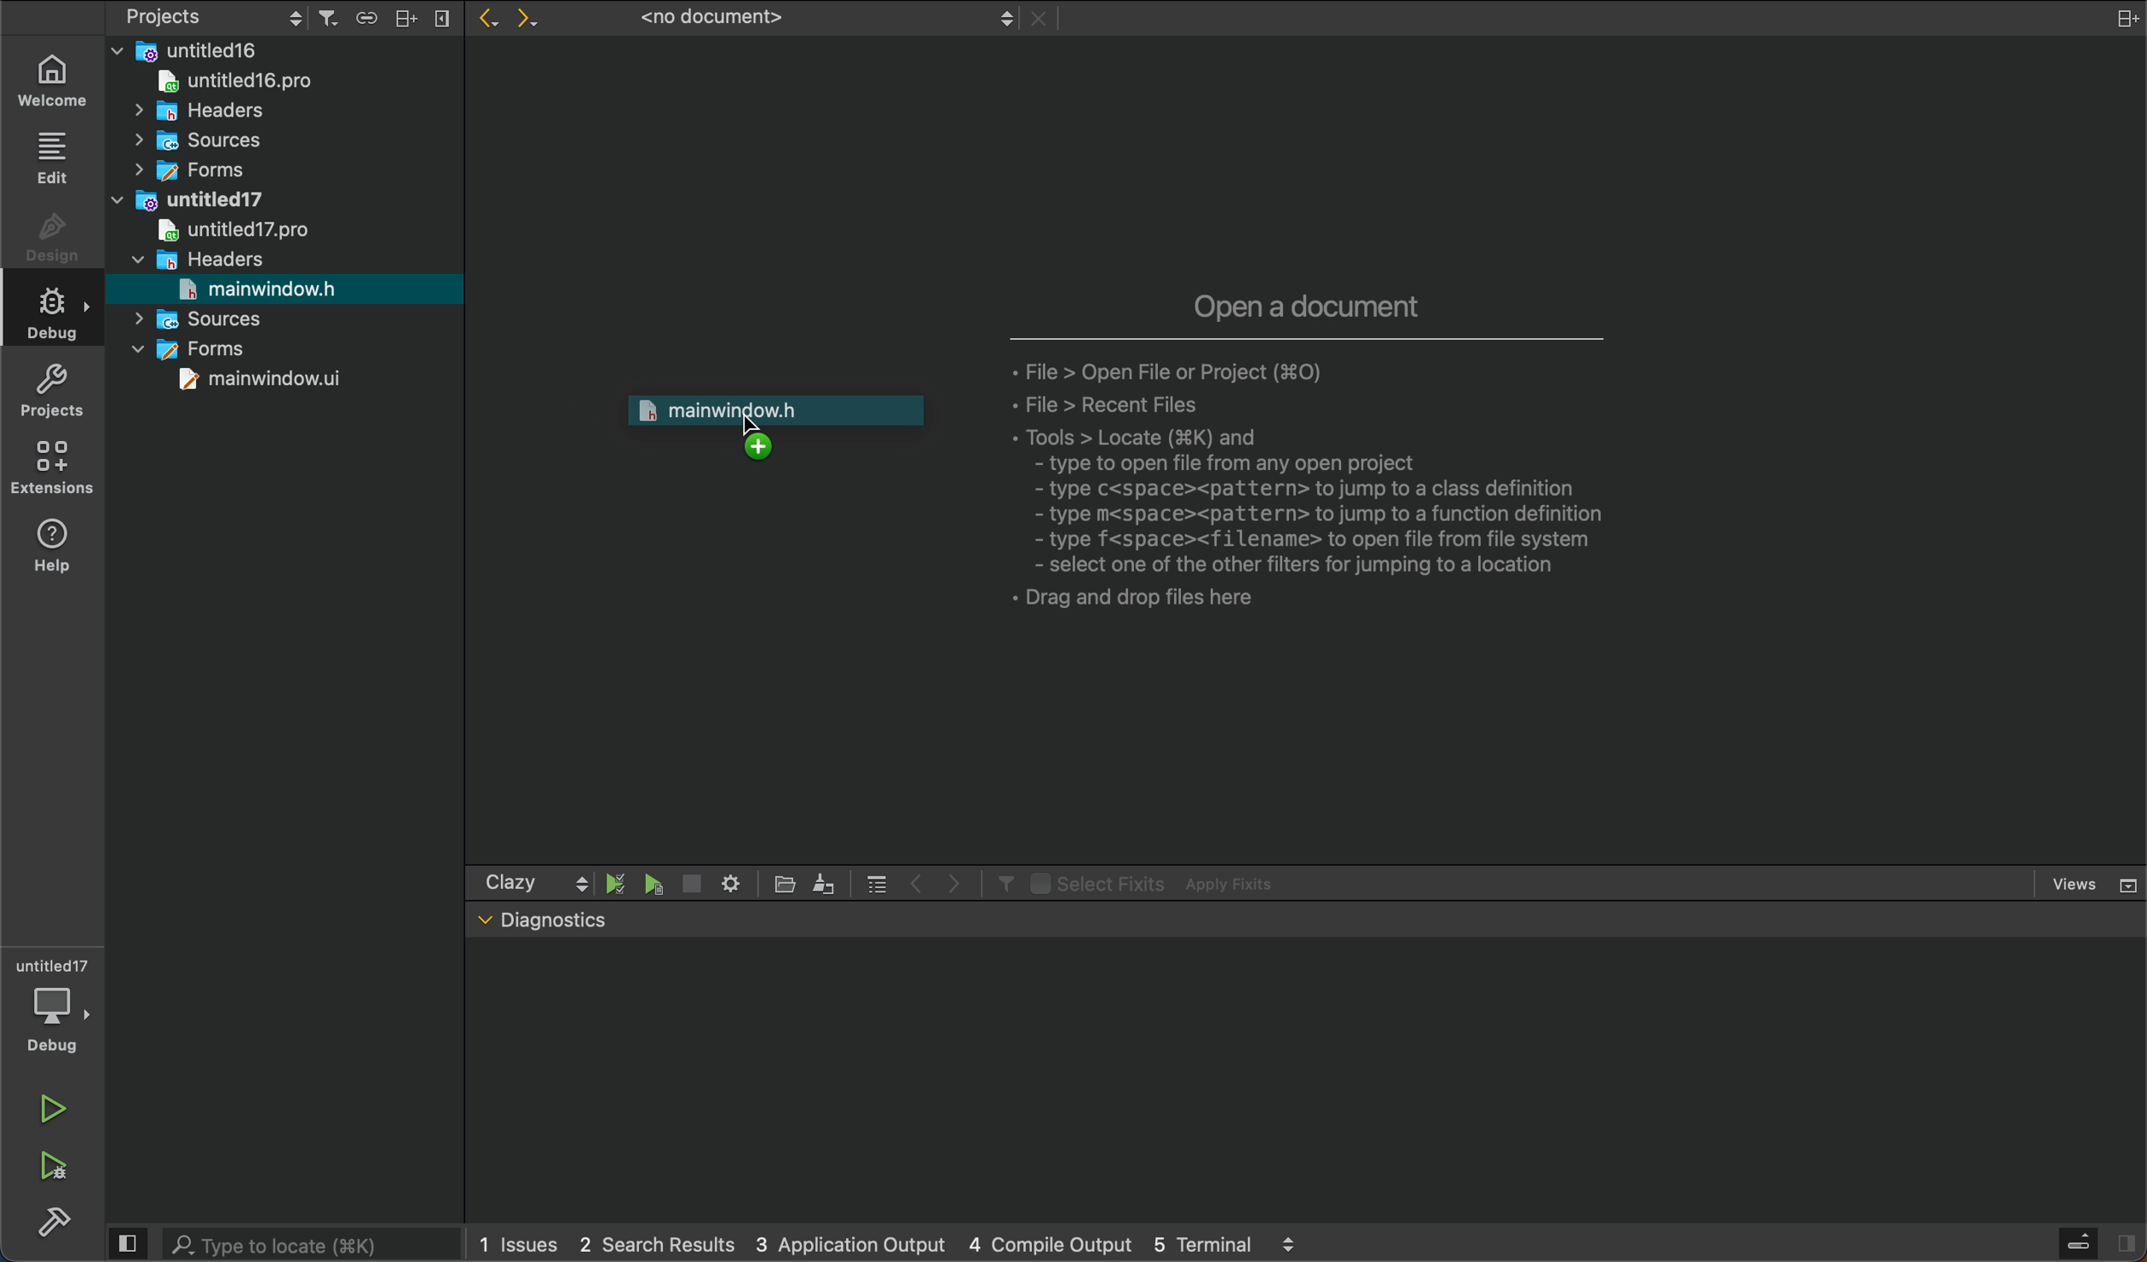 The height and width of the screenshot is (1262, 2147). I want to click on Filter, so click(1001, 882).